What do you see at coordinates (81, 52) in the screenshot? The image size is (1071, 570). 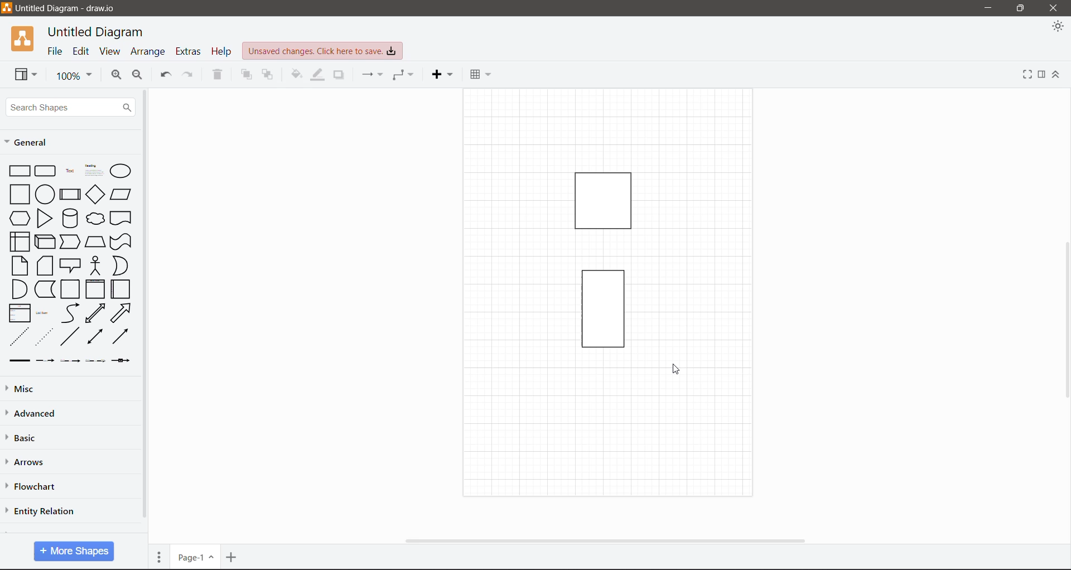 I see `Edit` at bounding box center [81, 52].